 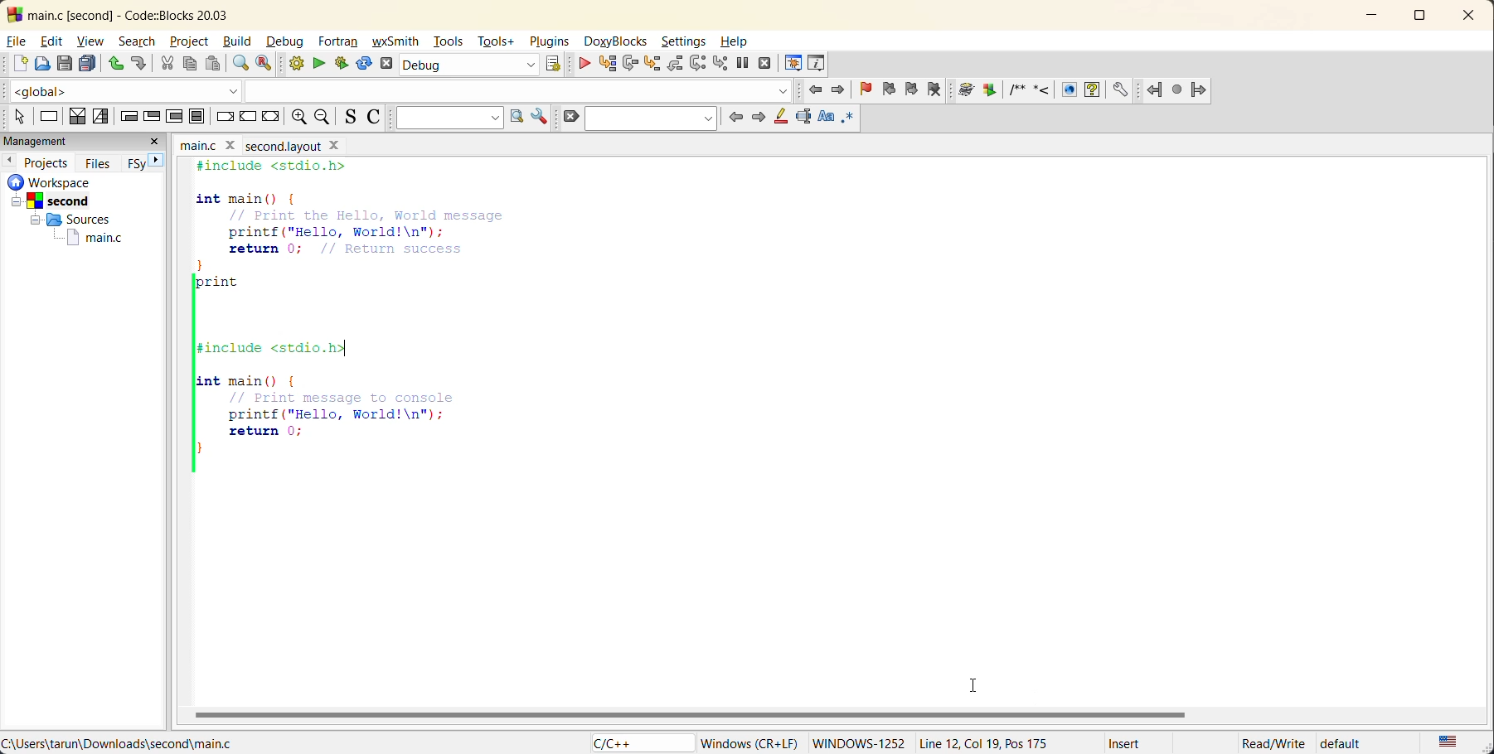 What do you see at coordinates (686, 715) in the screenshot?
I see `horizontal scroll bar` at bounding box center [686, 715].